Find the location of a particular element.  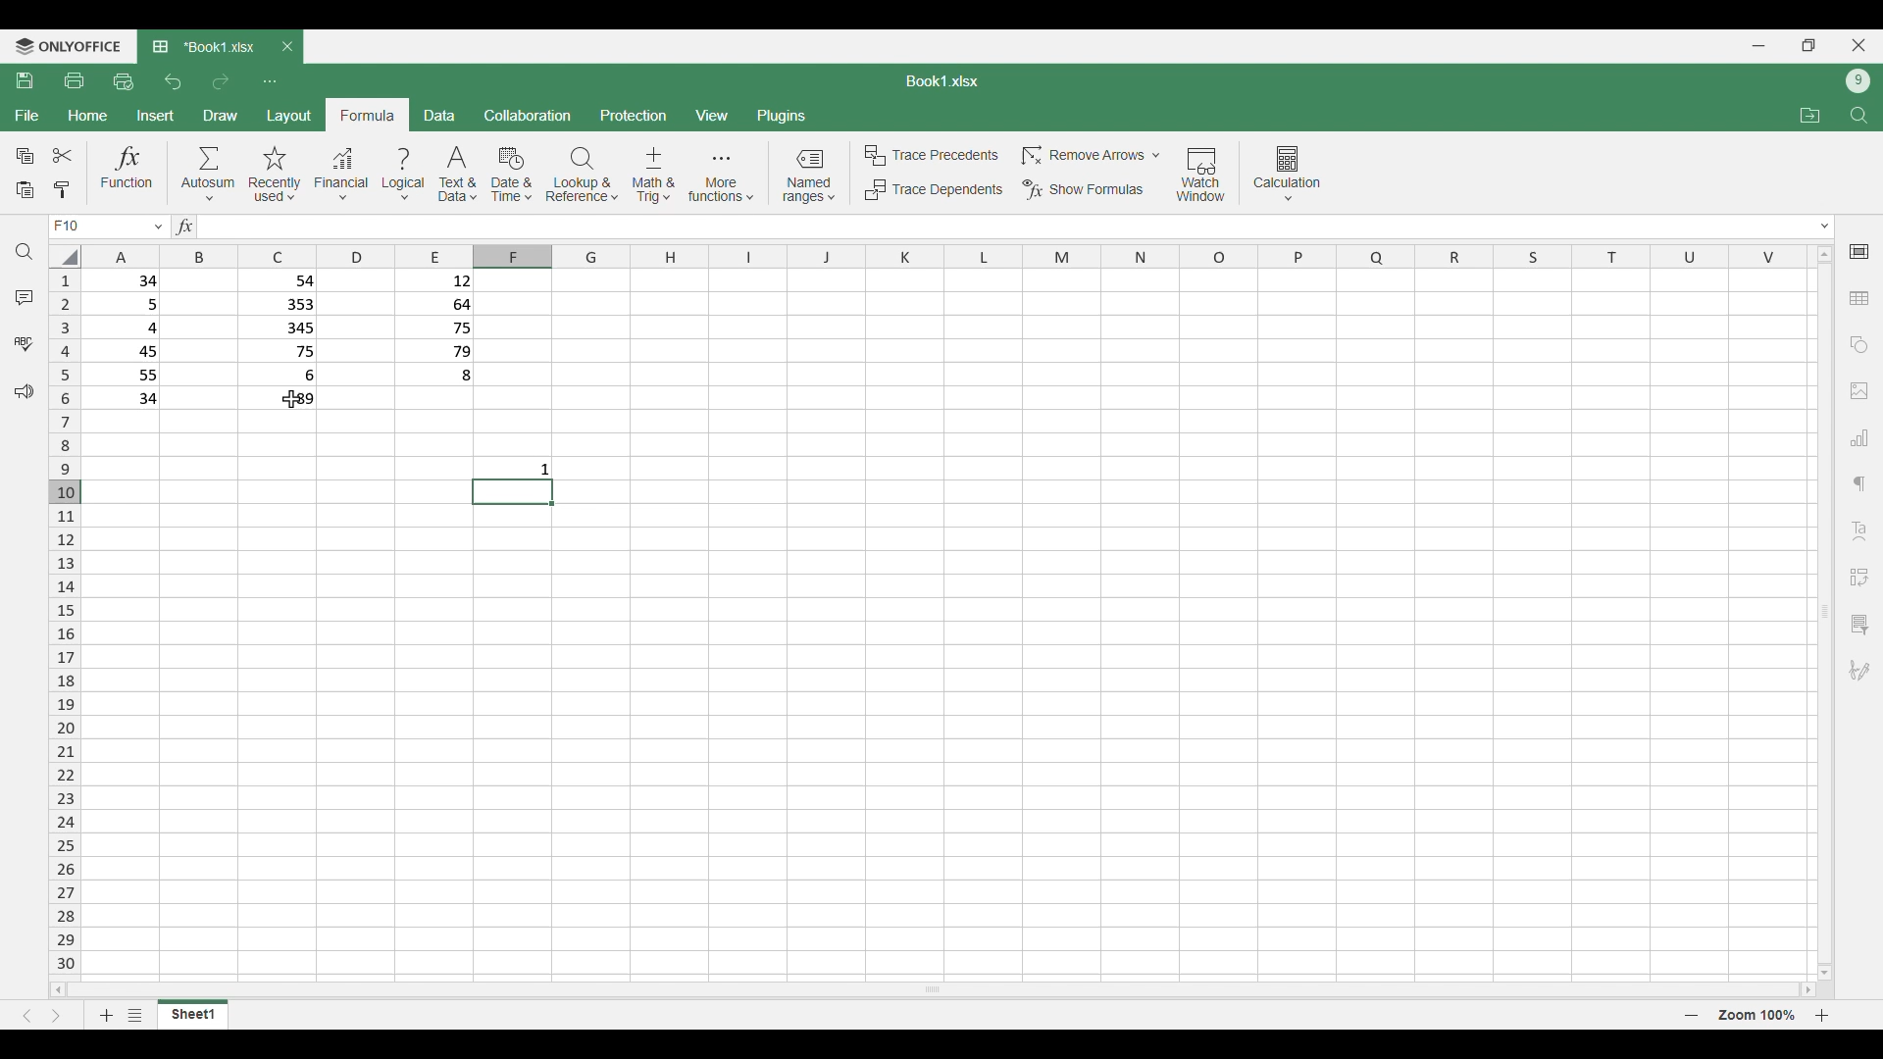

Collaboration menu is located at coordinates (529, 115).